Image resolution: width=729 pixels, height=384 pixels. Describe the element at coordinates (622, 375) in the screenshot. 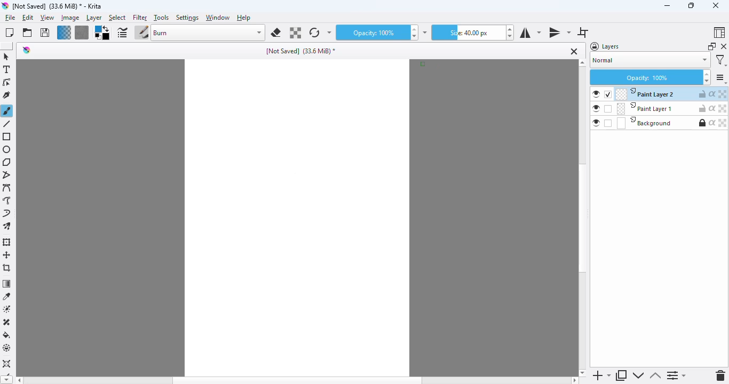

I see `duplicate layer or mask` at that location.